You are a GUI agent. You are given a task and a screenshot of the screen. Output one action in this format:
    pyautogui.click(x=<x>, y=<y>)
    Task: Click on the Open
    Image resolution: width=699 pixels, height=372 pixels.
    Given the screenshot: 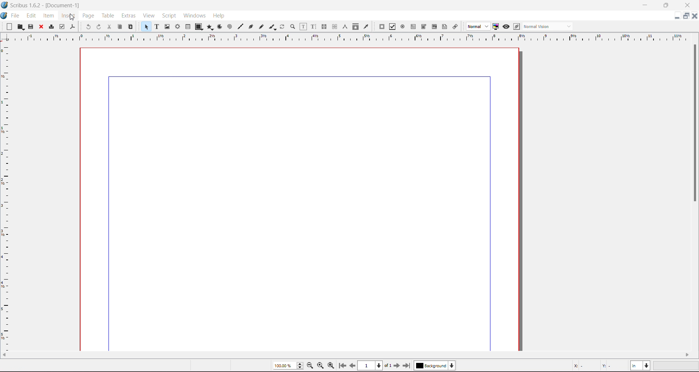 What is the action you would take?
    pyautogui.click(x=21, y=27)
    